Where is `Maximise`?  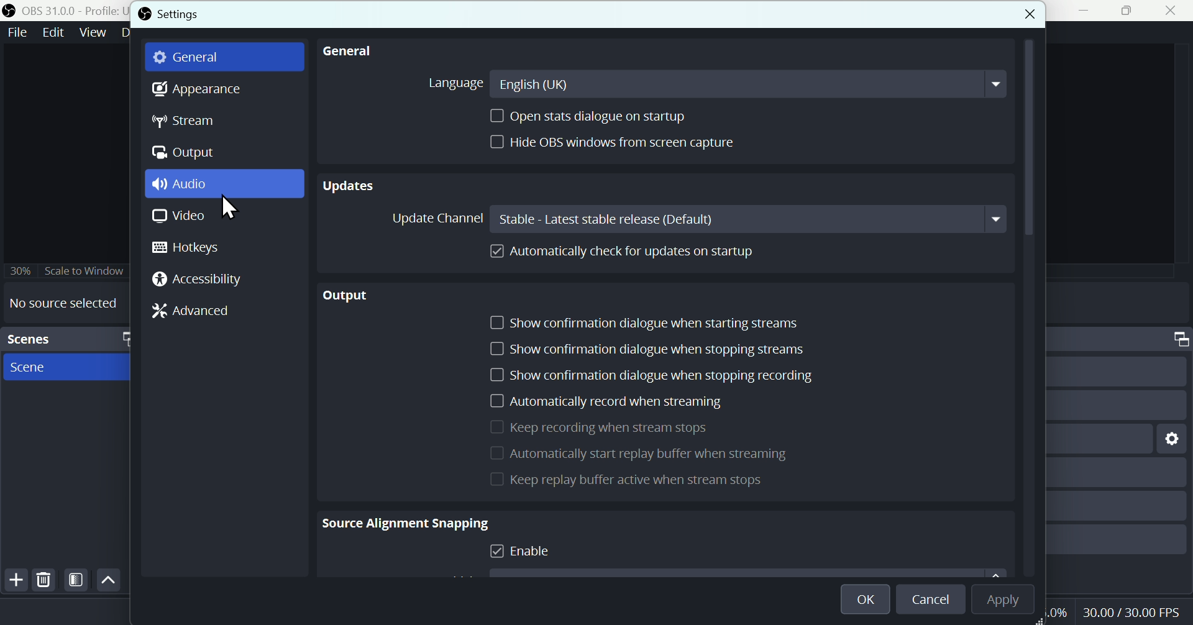 Maximise is located at coordinates (1128, 11).